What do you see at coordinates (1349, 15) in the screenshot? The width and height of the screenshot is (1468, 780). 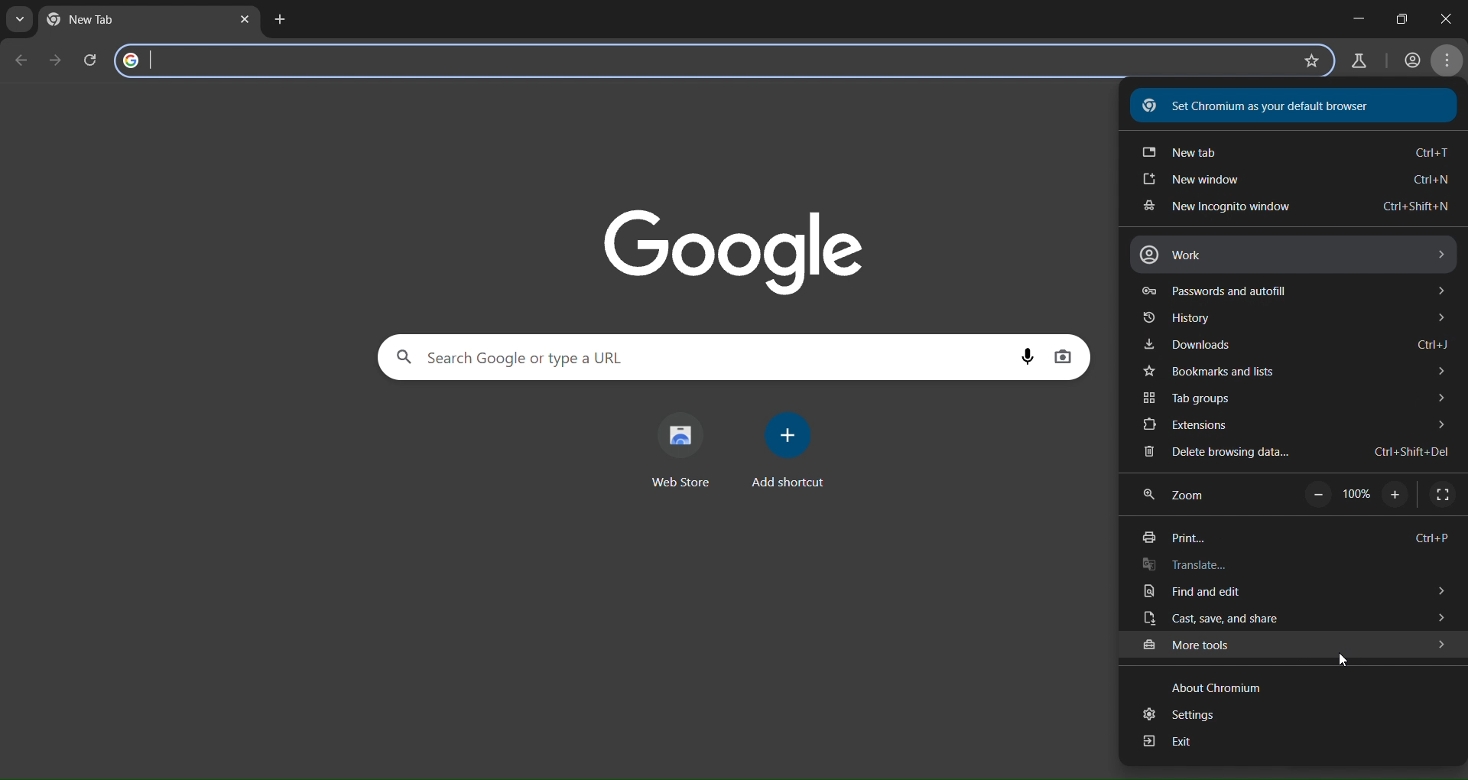 I see `minimize` at bounding box center [1349, 15].